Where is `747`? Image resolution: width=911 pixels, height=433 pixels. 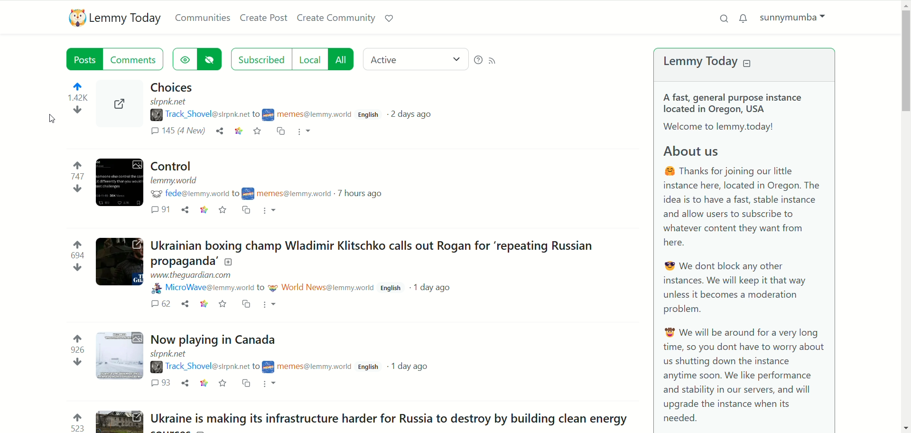
747 is located at coordinates (78, 177).